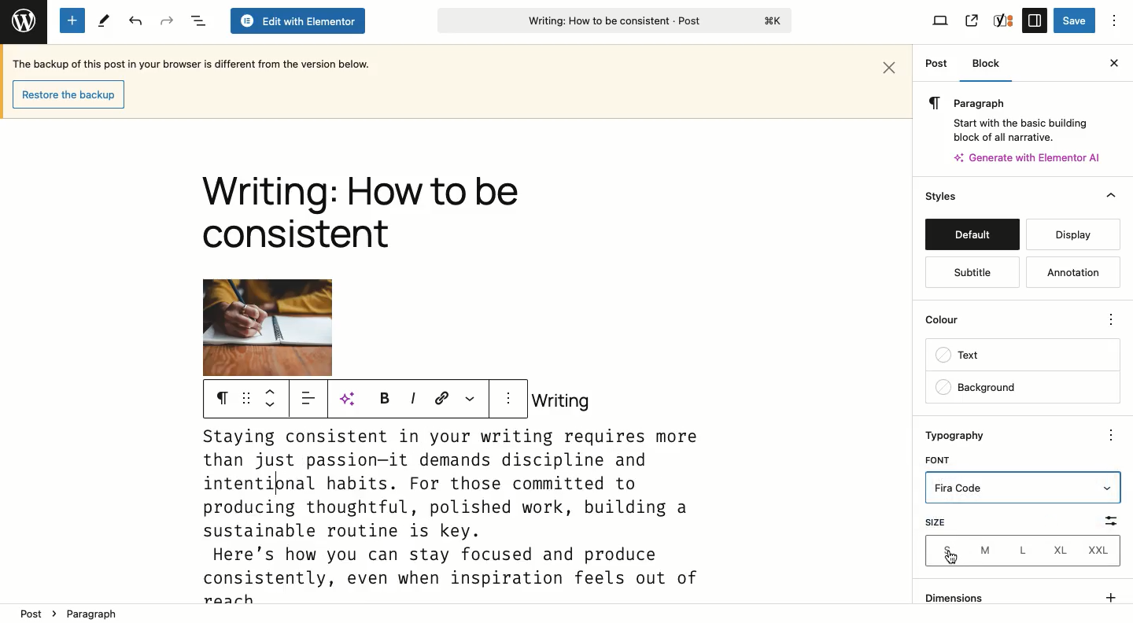  I want to click on Close, so click(891, 65).